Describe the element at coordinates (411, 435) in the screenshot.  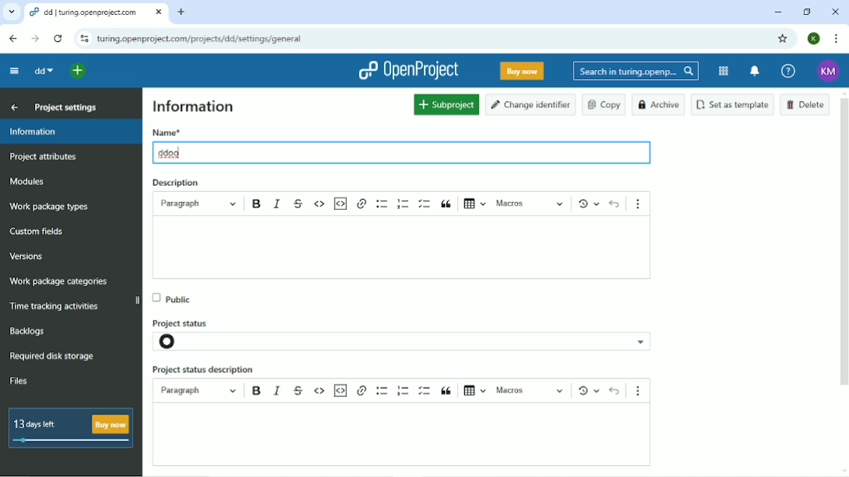
I see `text boc` at that location.